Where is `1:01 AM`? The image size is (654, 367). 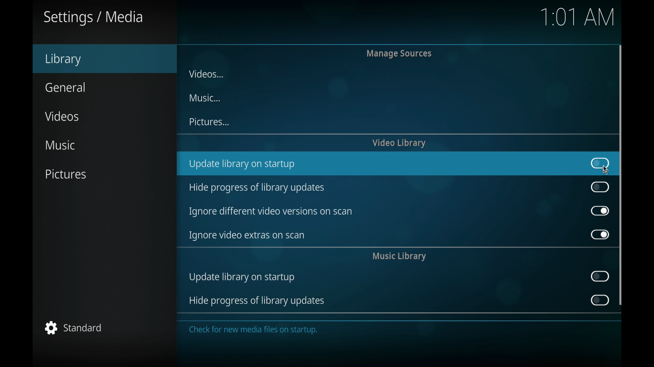
1:01 AM is located at coordinates (576, 20).